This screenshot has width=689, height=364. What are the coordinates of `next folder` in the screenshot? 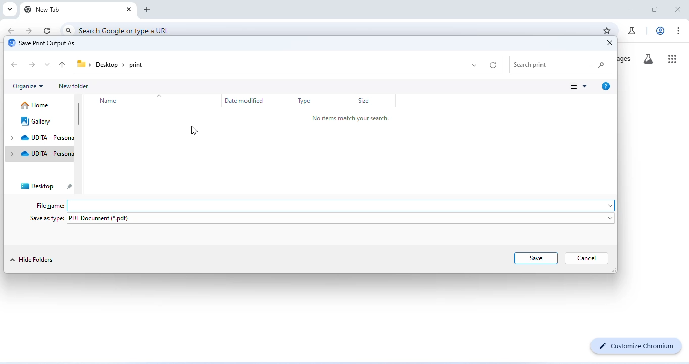 It's located at (34, 66).